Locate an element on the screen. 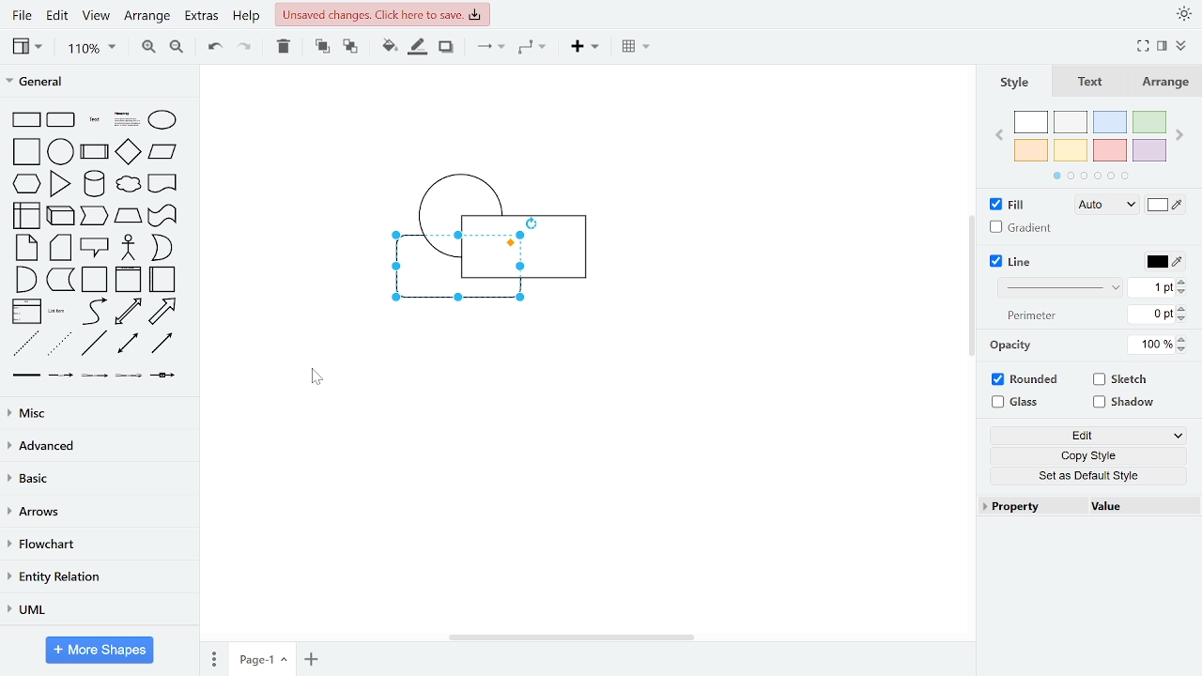 The height and width of the screenshot is (676, 1202). fill line is located at coordinates (419, 48).